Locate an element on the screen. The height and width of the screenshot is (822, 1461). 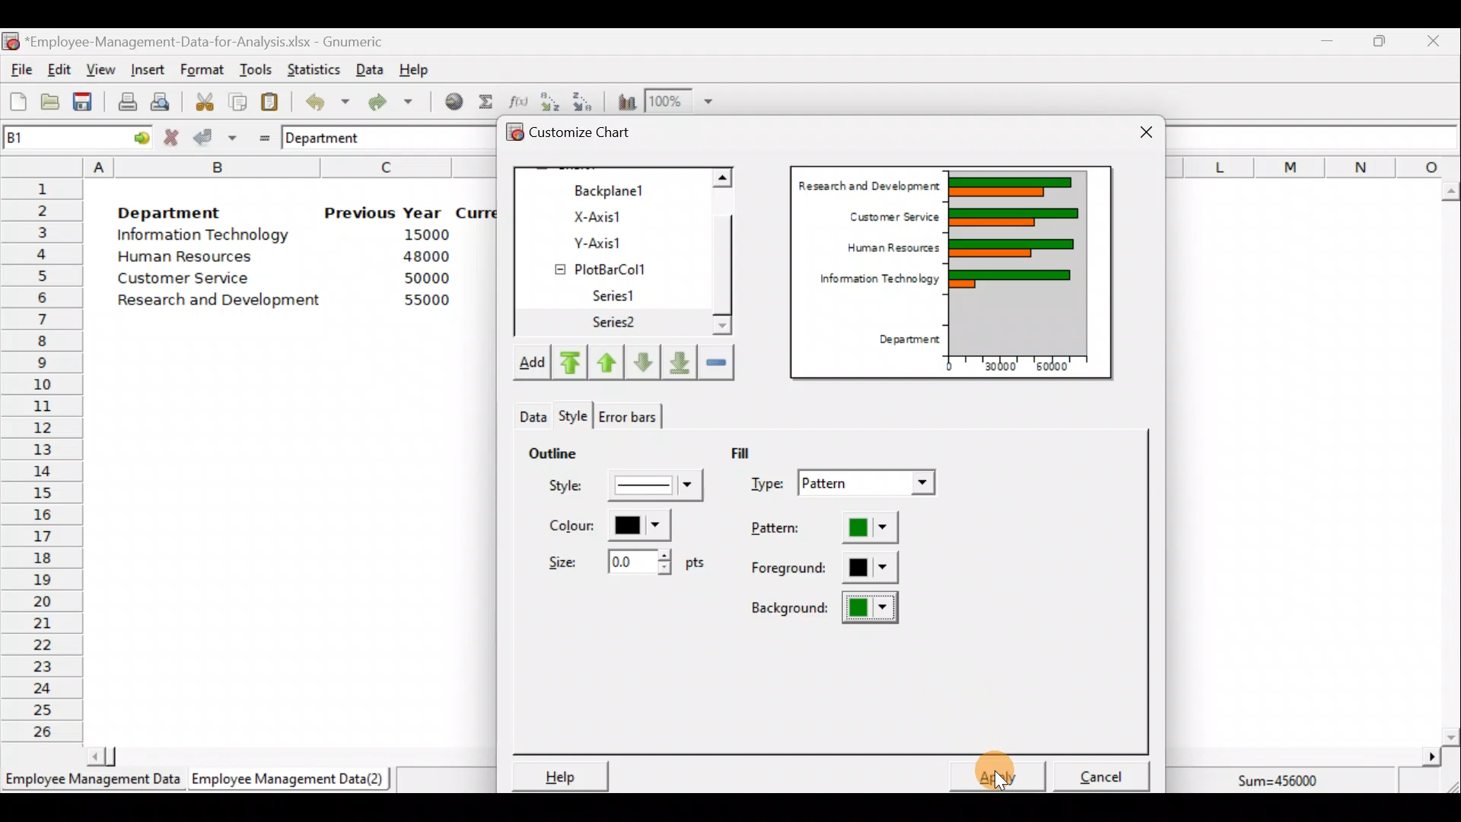
Insert is located at coordinates (146, 70).